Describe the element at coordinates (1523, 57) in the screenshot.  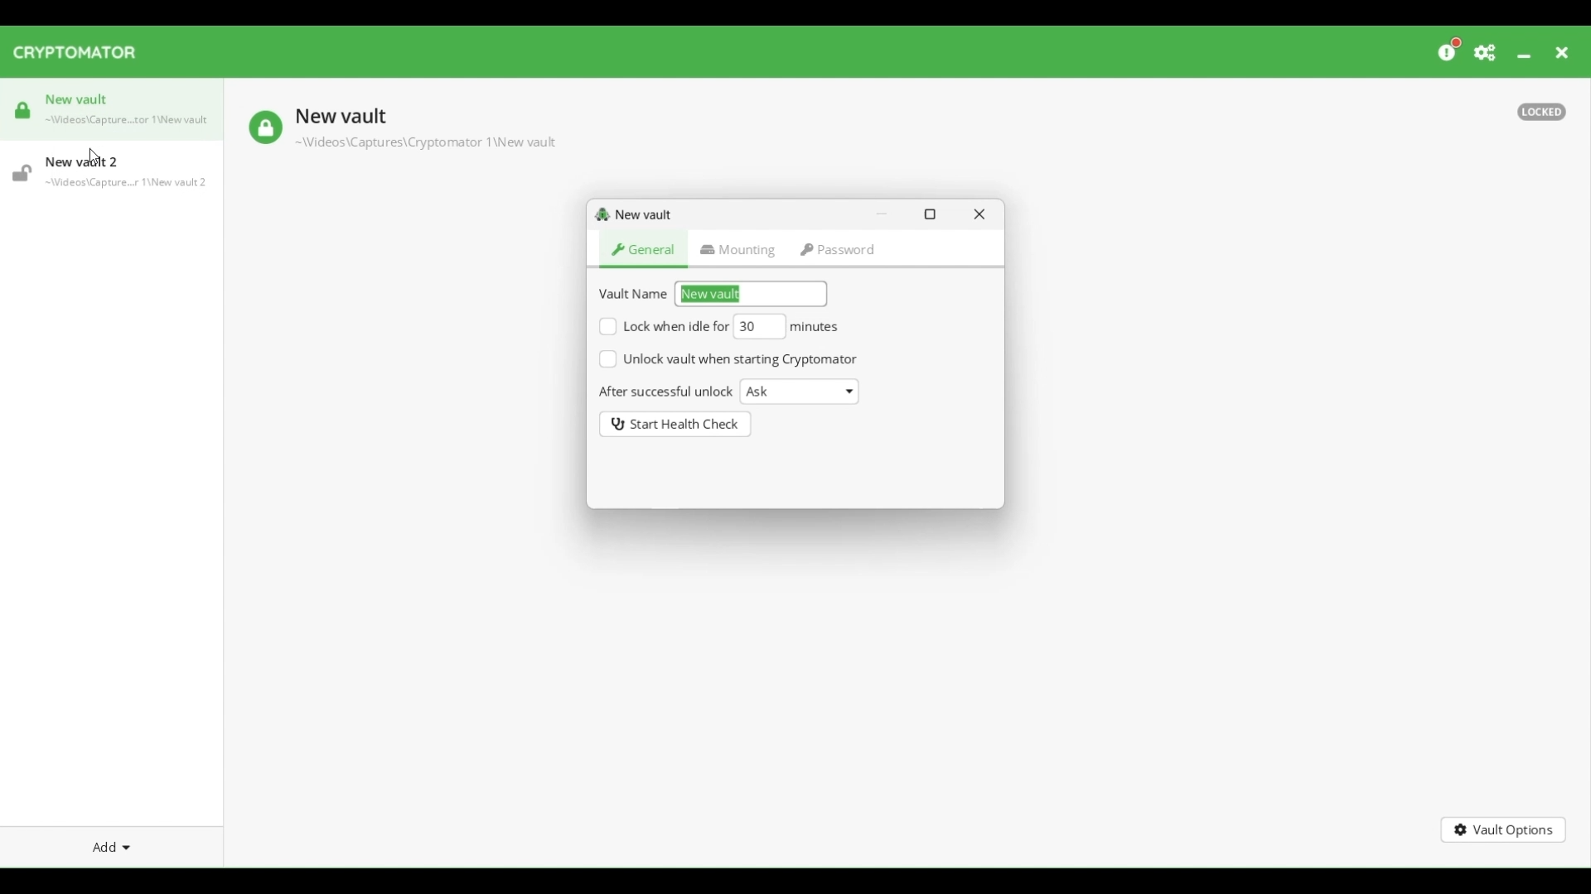
I see `Minimize` at that location.